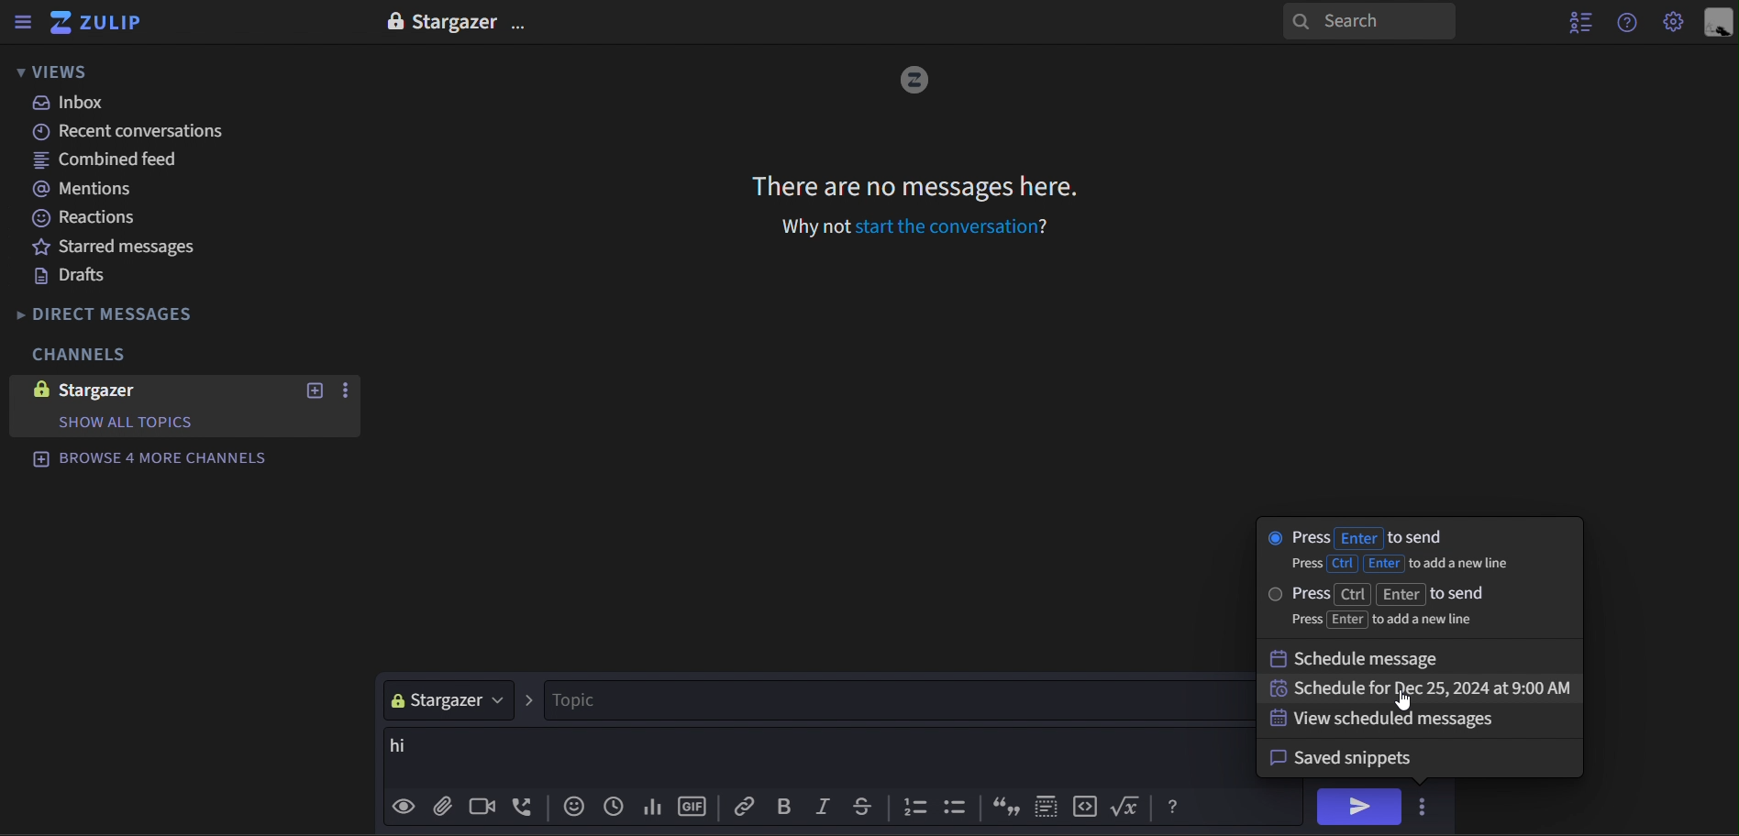 The image size is (1739, 836). What do you see at coordinates (901, 699) in the screenshot?
I see `topic` at bounding box center [901, 699].